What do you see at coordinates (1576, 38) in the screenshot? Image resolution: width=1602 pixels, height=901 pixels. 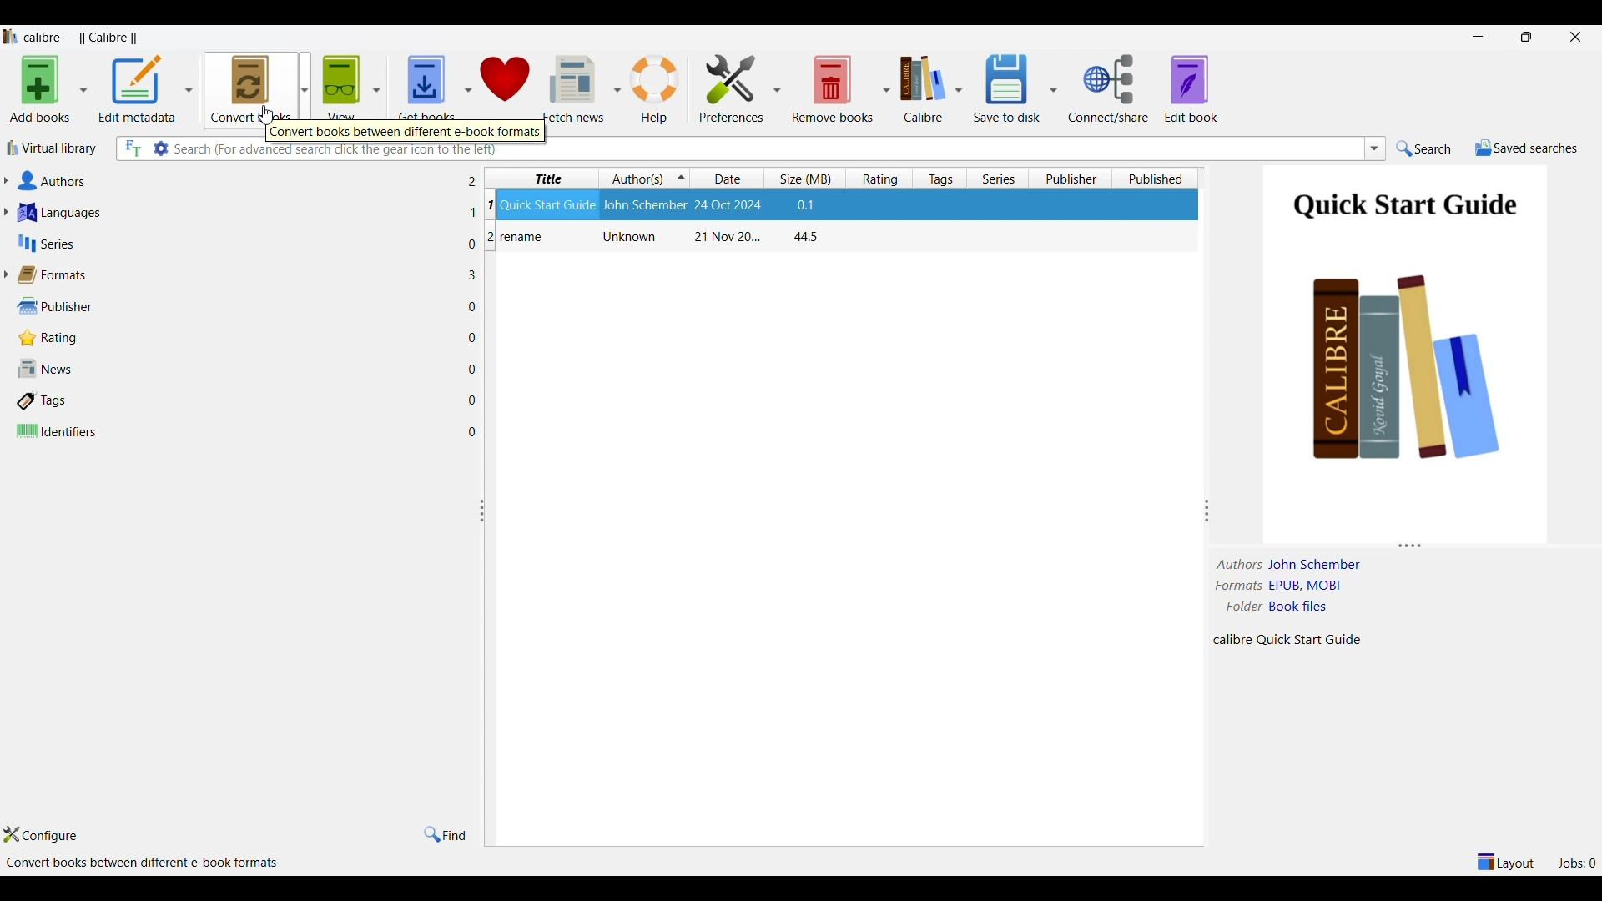 I see `Close interface` at bounding box center [1576, 38].